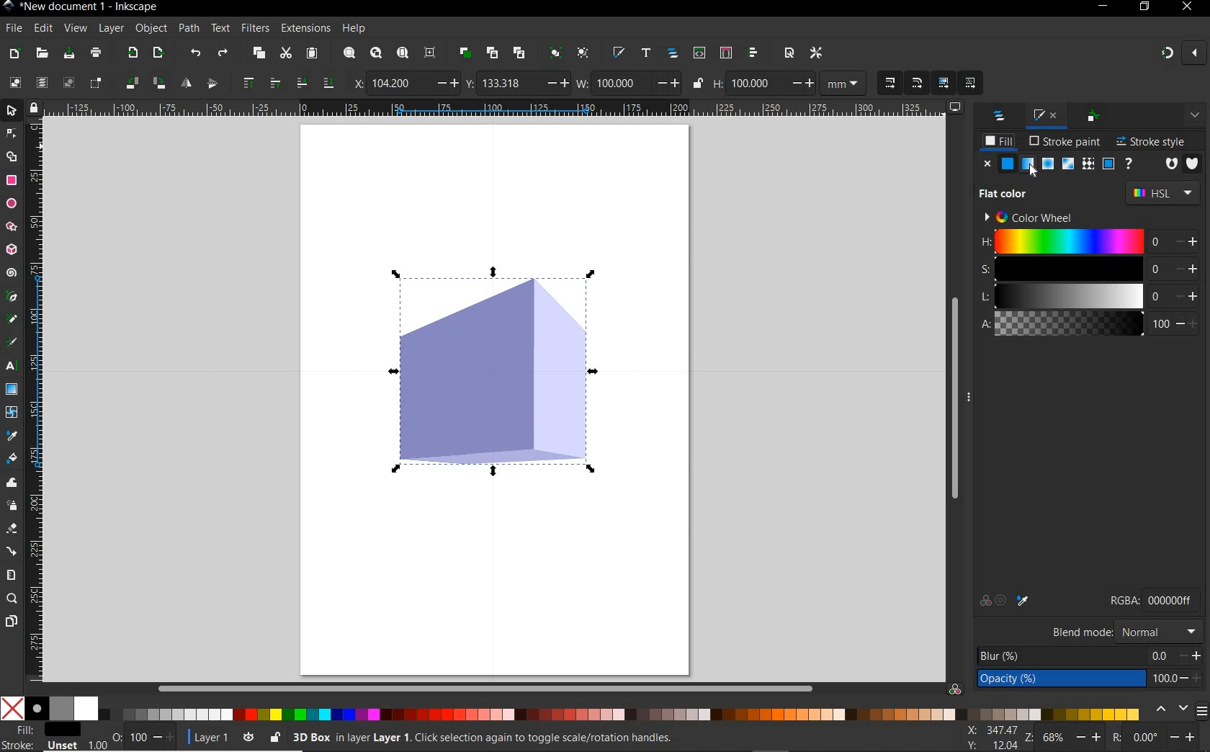 The image size is (1210, 752). I want to click on 68, so click(1054, 737).